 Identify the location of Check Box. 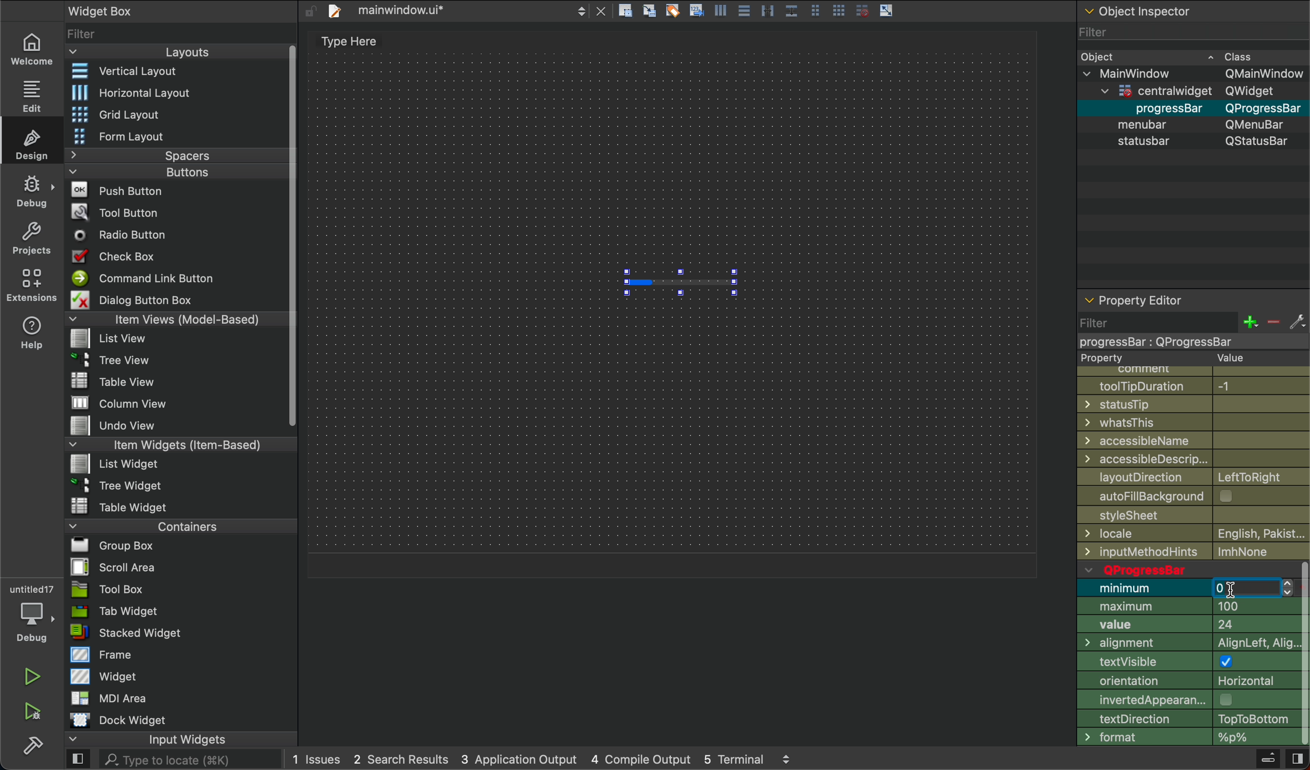
(126, 256).